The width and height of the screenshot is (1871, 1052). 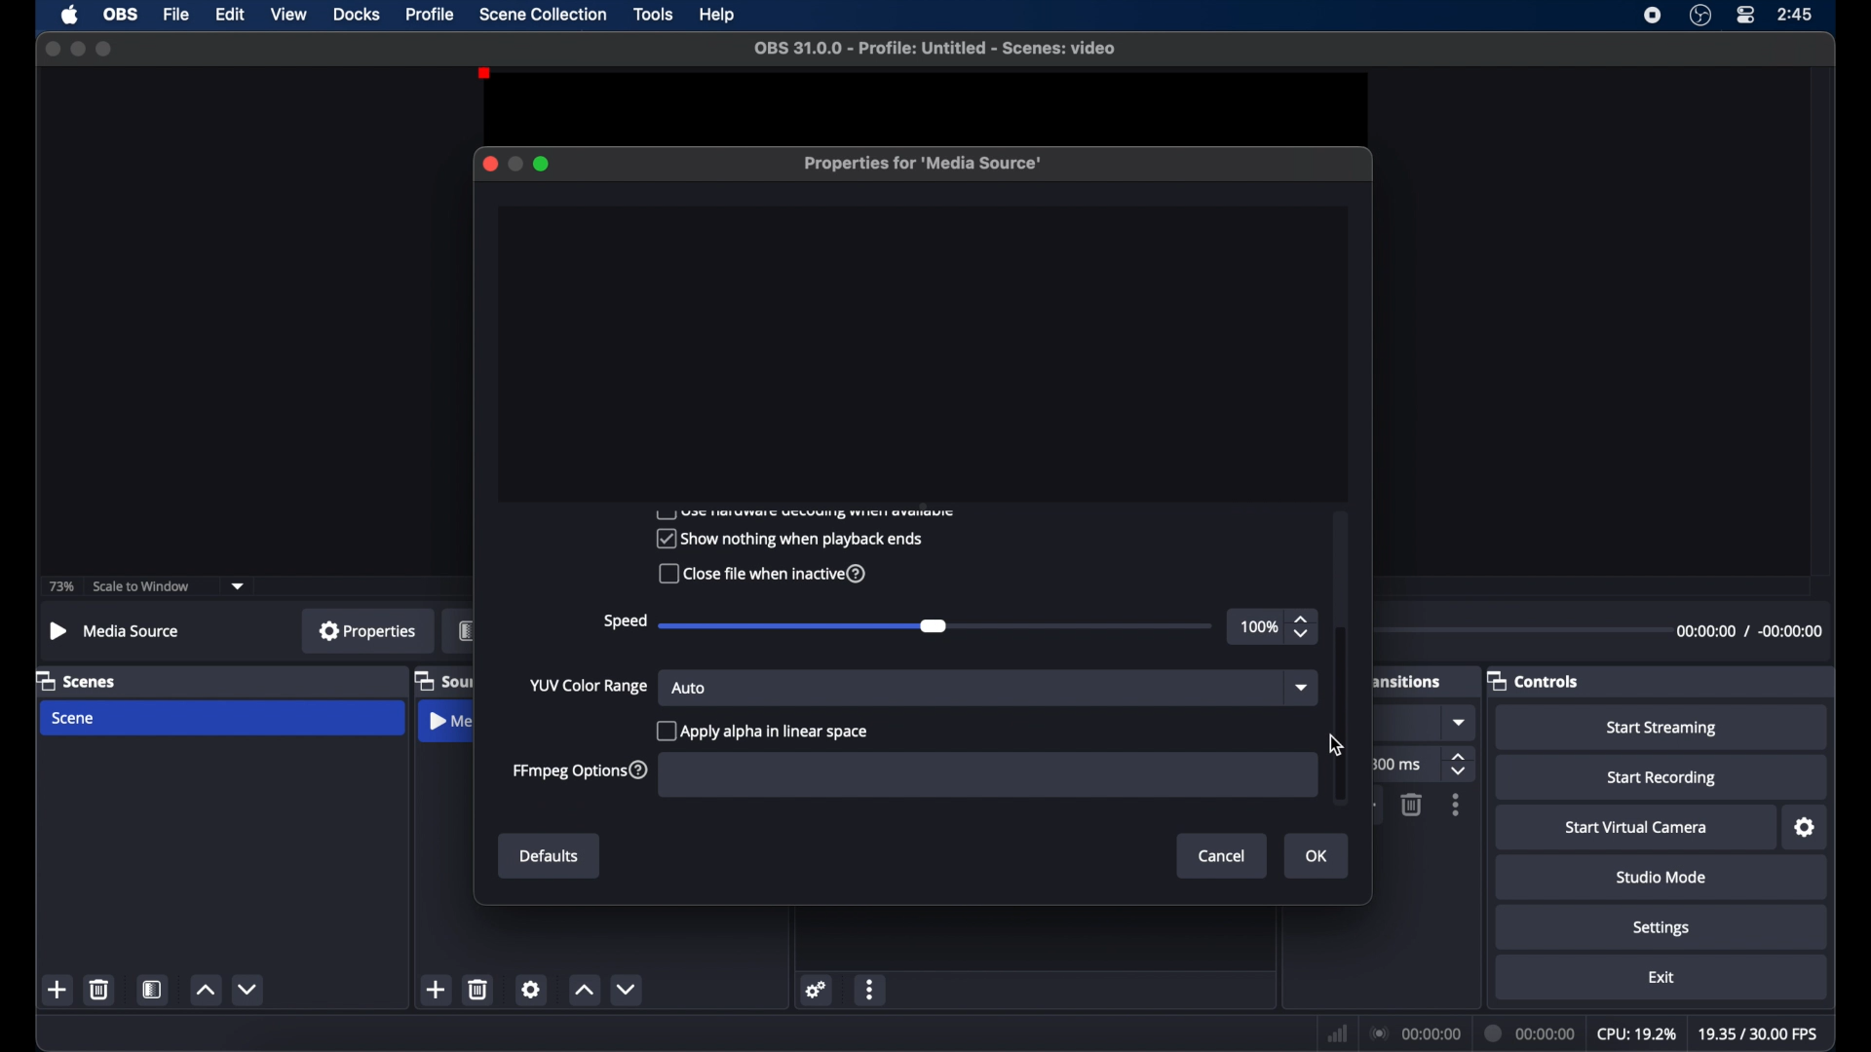 I want to click on increment, so click(x=205, y=991).